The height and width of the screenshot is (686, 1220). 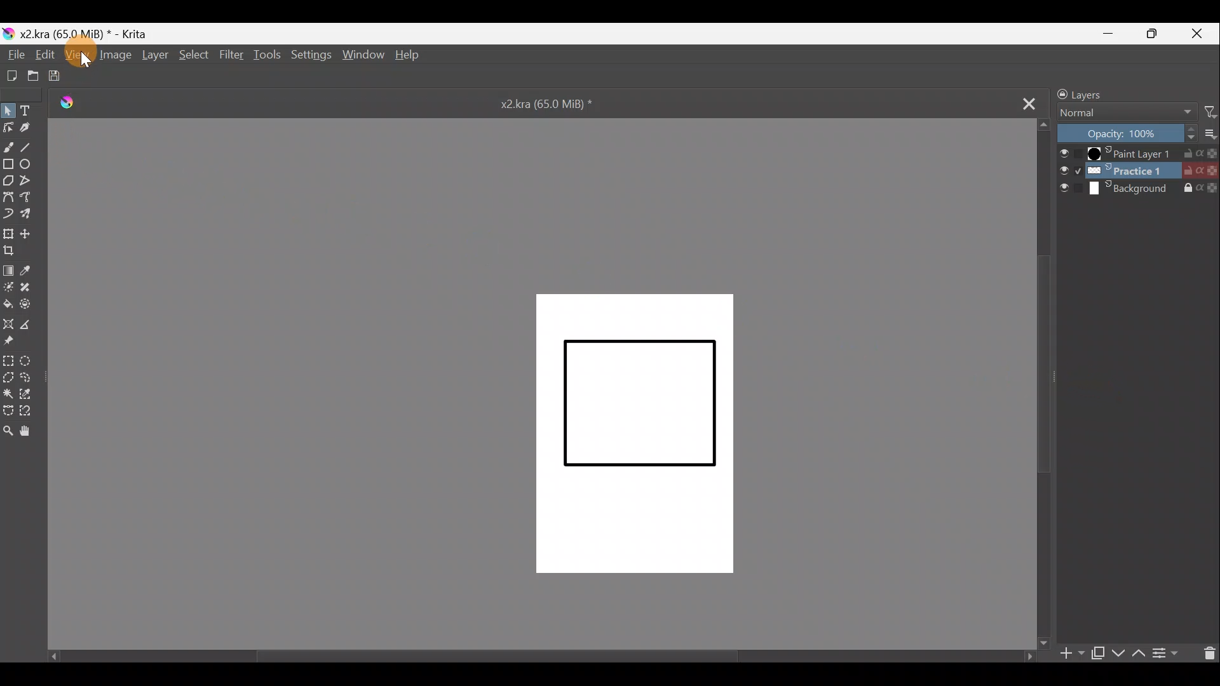 I want to click on Filter, so click(x=1211, y=111).